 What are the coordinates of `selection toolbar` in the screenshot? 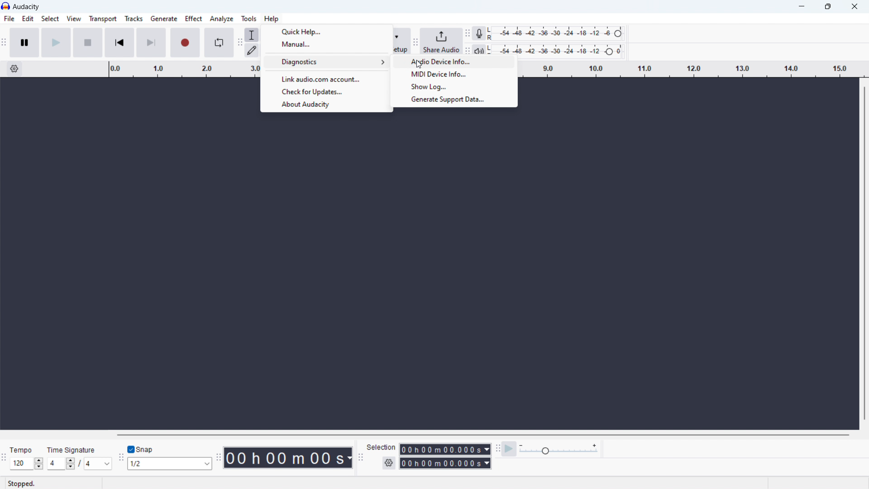 It's located at (362, 457).